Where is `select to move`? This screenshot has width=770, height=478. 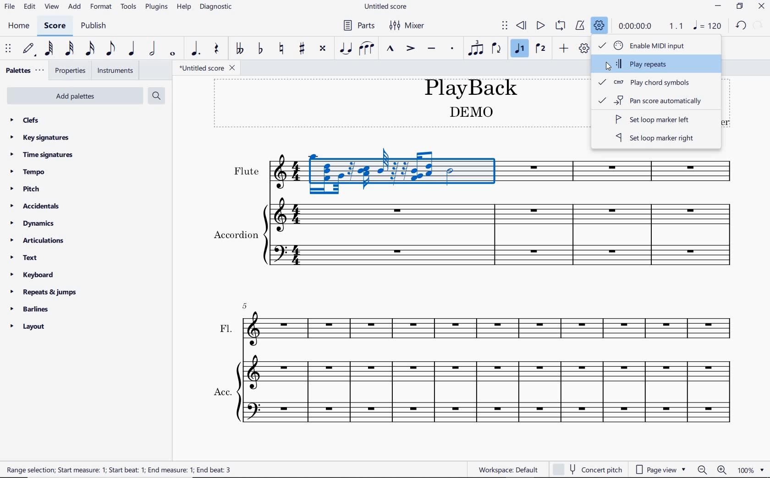
select to move is located at coordinates (9, 49).